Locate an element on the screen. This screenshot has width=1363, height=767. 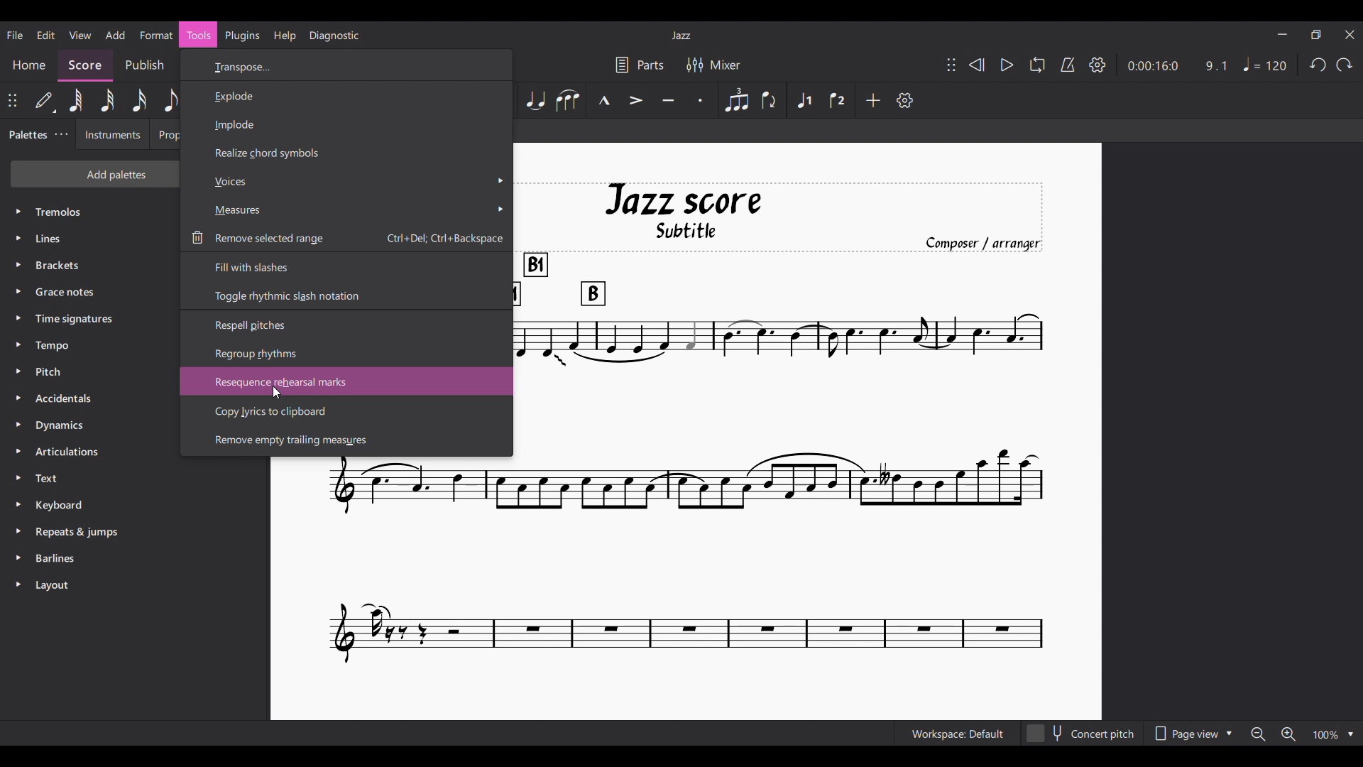
Marcato is located at coordinates (604, 100).